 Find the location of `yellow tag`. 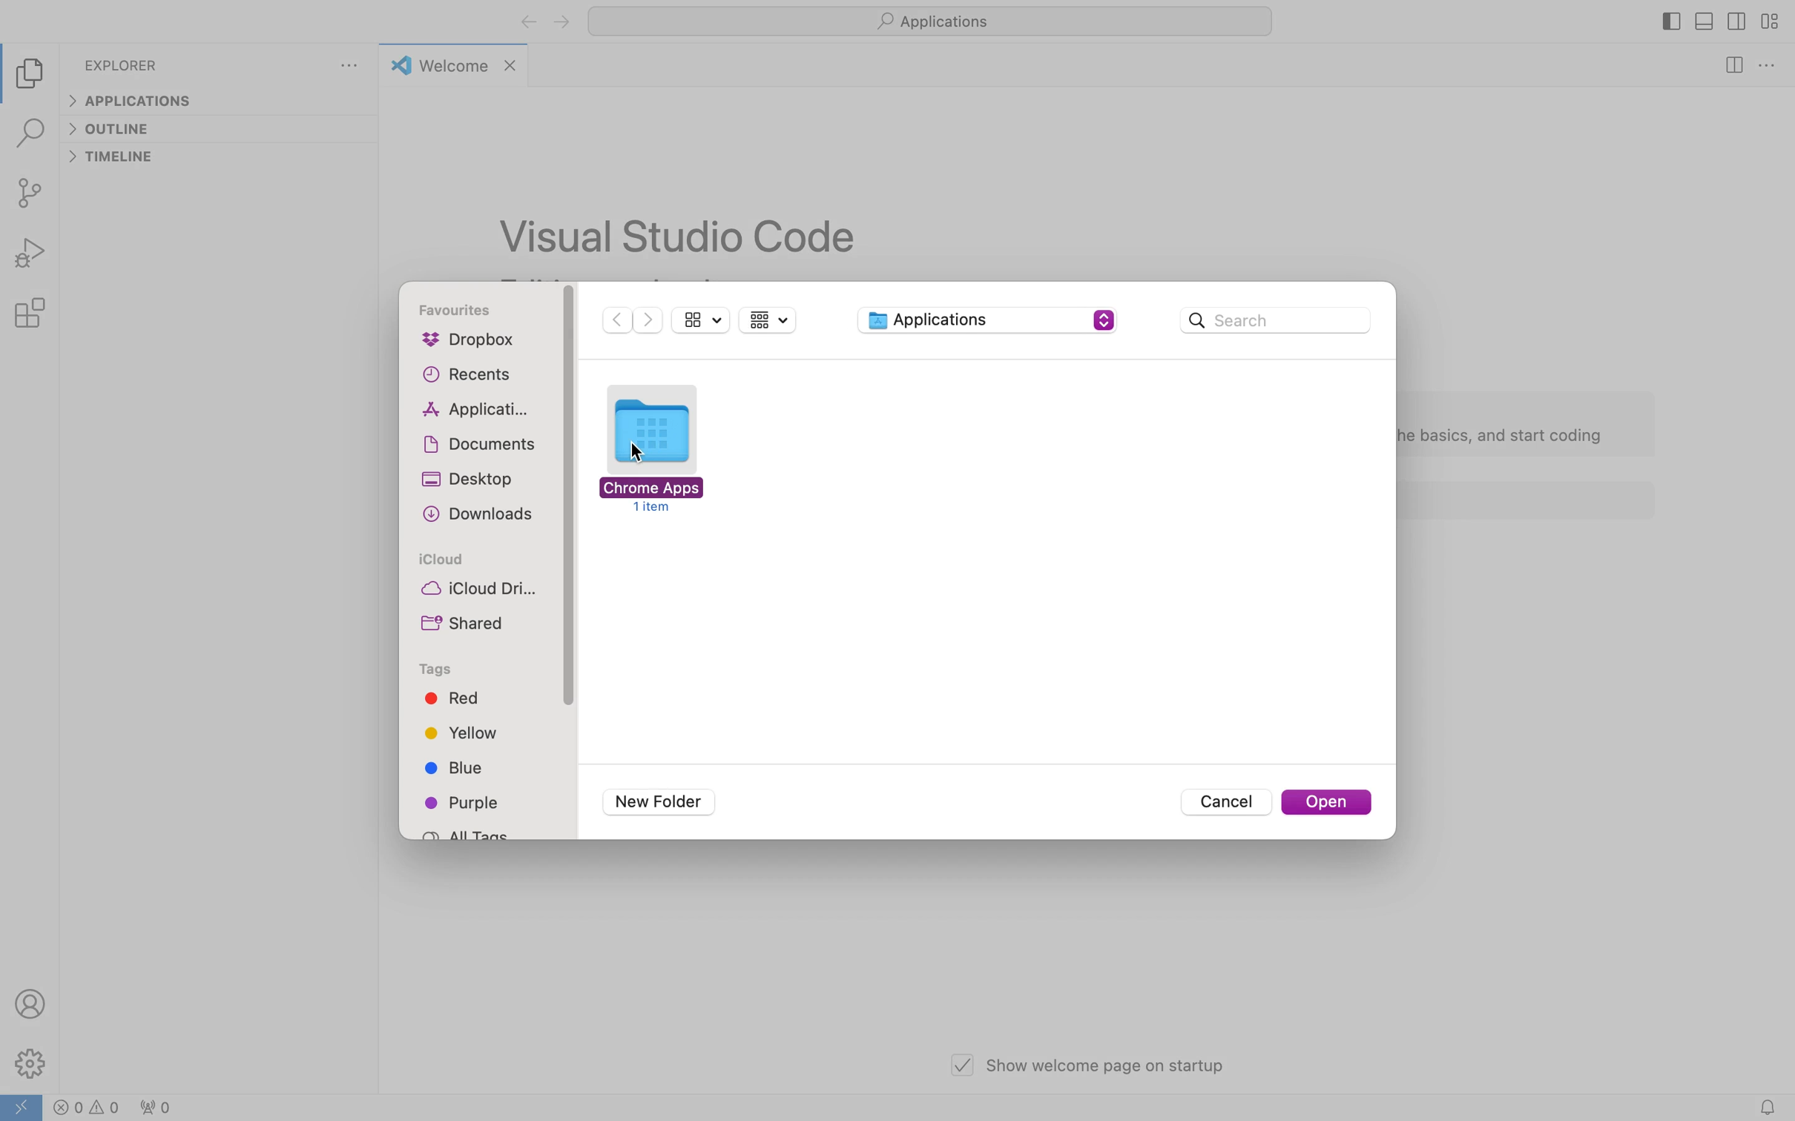

yellow tag is located at coordinates (461, 731).